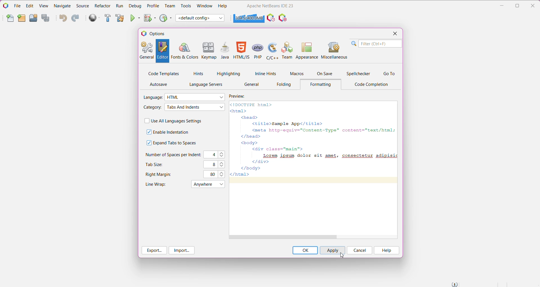 The width and height of the screenshot is (540, 287). Describe the element at coordinates (150, 18) in the screenshot. I see `Debug Project` at that location.